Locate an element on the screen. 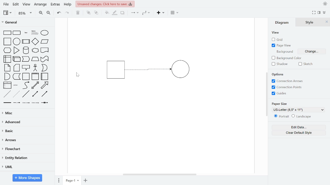 Image resolution: width=330 pixels, height=185 pixels. fill color is located at coordinates (107, 13).